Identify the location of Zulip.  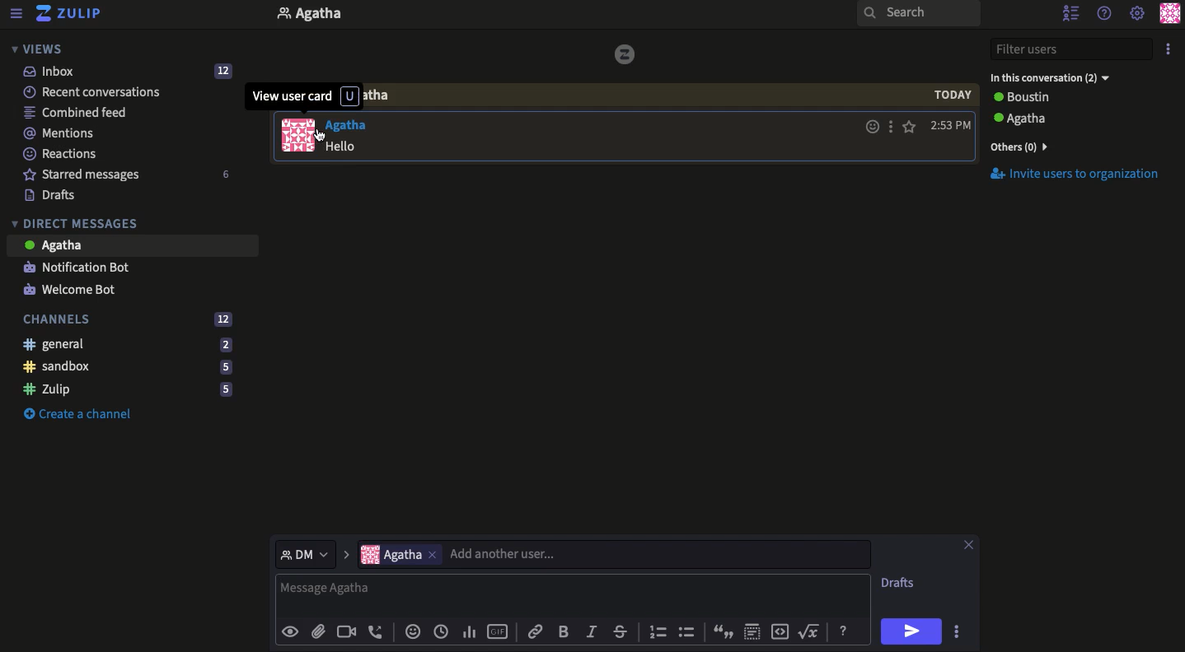
(128, 390).